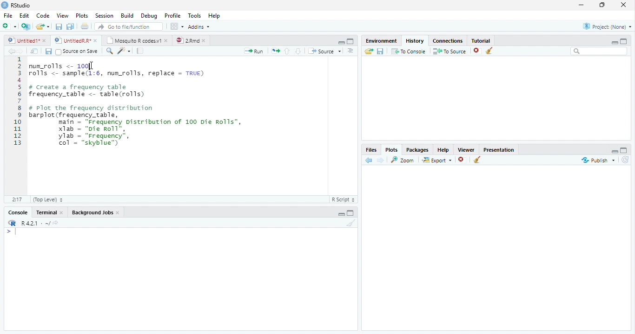 This screenshot has width=635, height=334. Describe the element at coordinates (340, 42) in the screenshot. I see `Hide` at that location.